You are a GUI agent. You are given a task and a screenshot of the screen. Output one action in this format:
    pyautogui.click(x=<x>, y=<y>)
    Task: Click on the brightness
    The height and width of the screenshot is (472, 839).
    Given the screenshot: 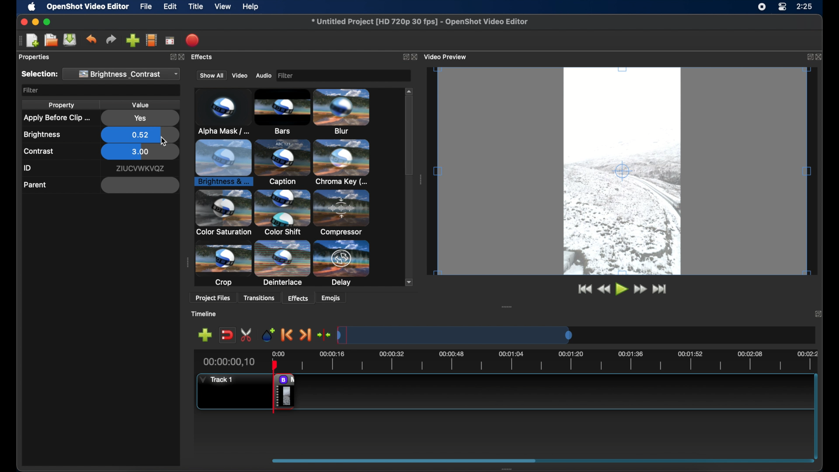 What is the action you would take?
    pyautogui.click(x=42, y=135)
    